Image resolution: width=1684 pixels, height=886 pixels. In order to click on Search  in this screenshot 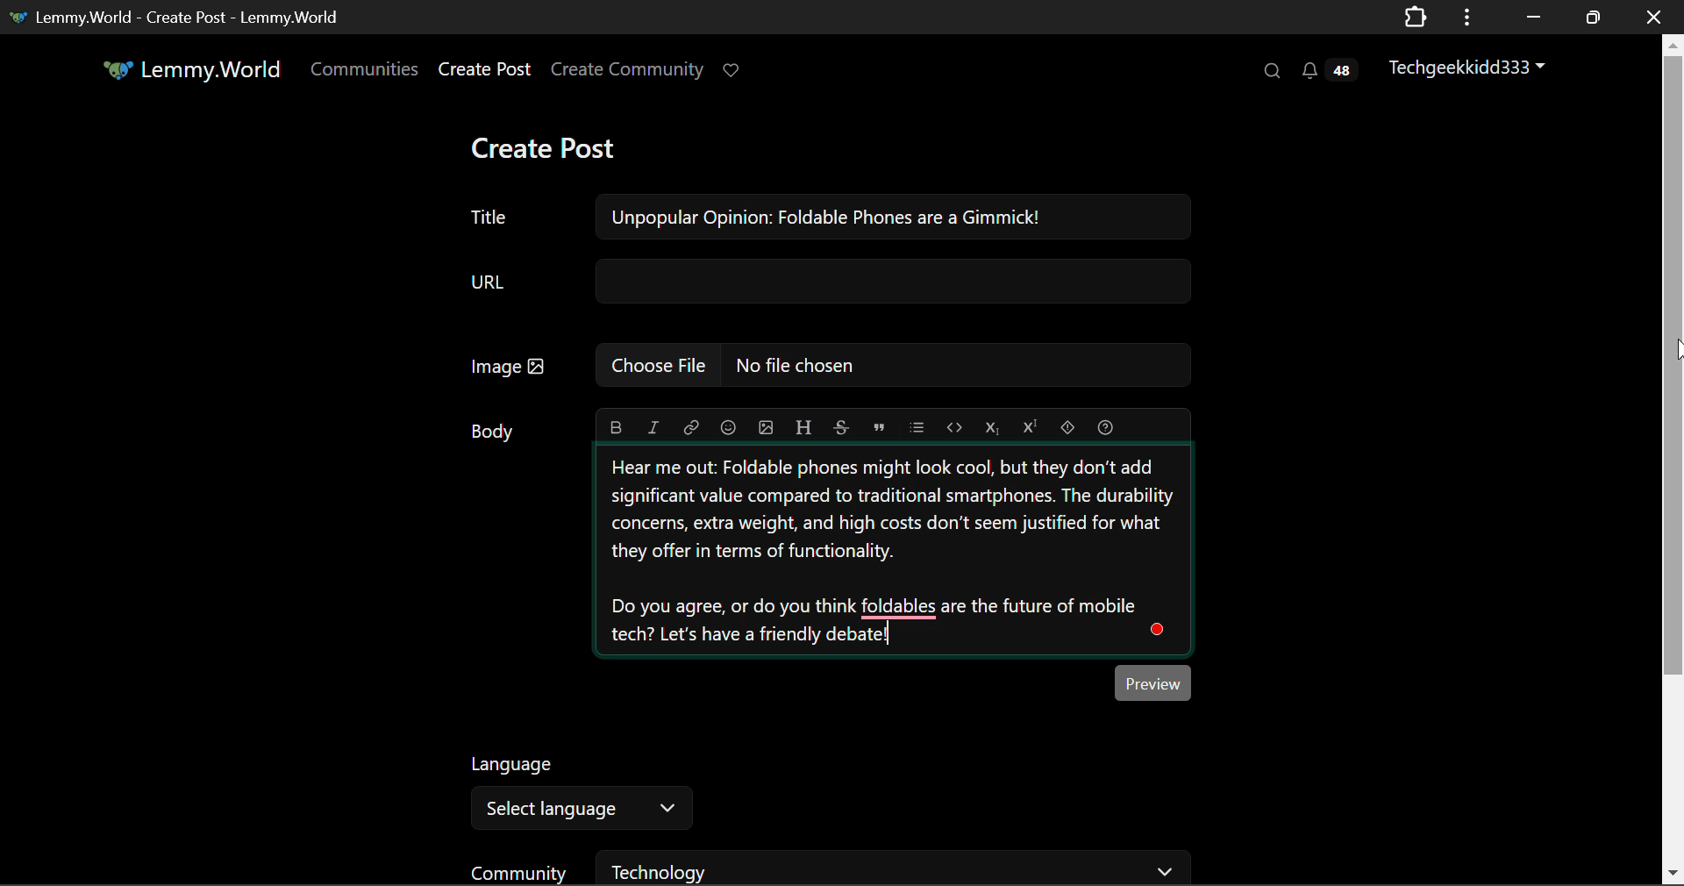, I will do `click(1270, 70)`.